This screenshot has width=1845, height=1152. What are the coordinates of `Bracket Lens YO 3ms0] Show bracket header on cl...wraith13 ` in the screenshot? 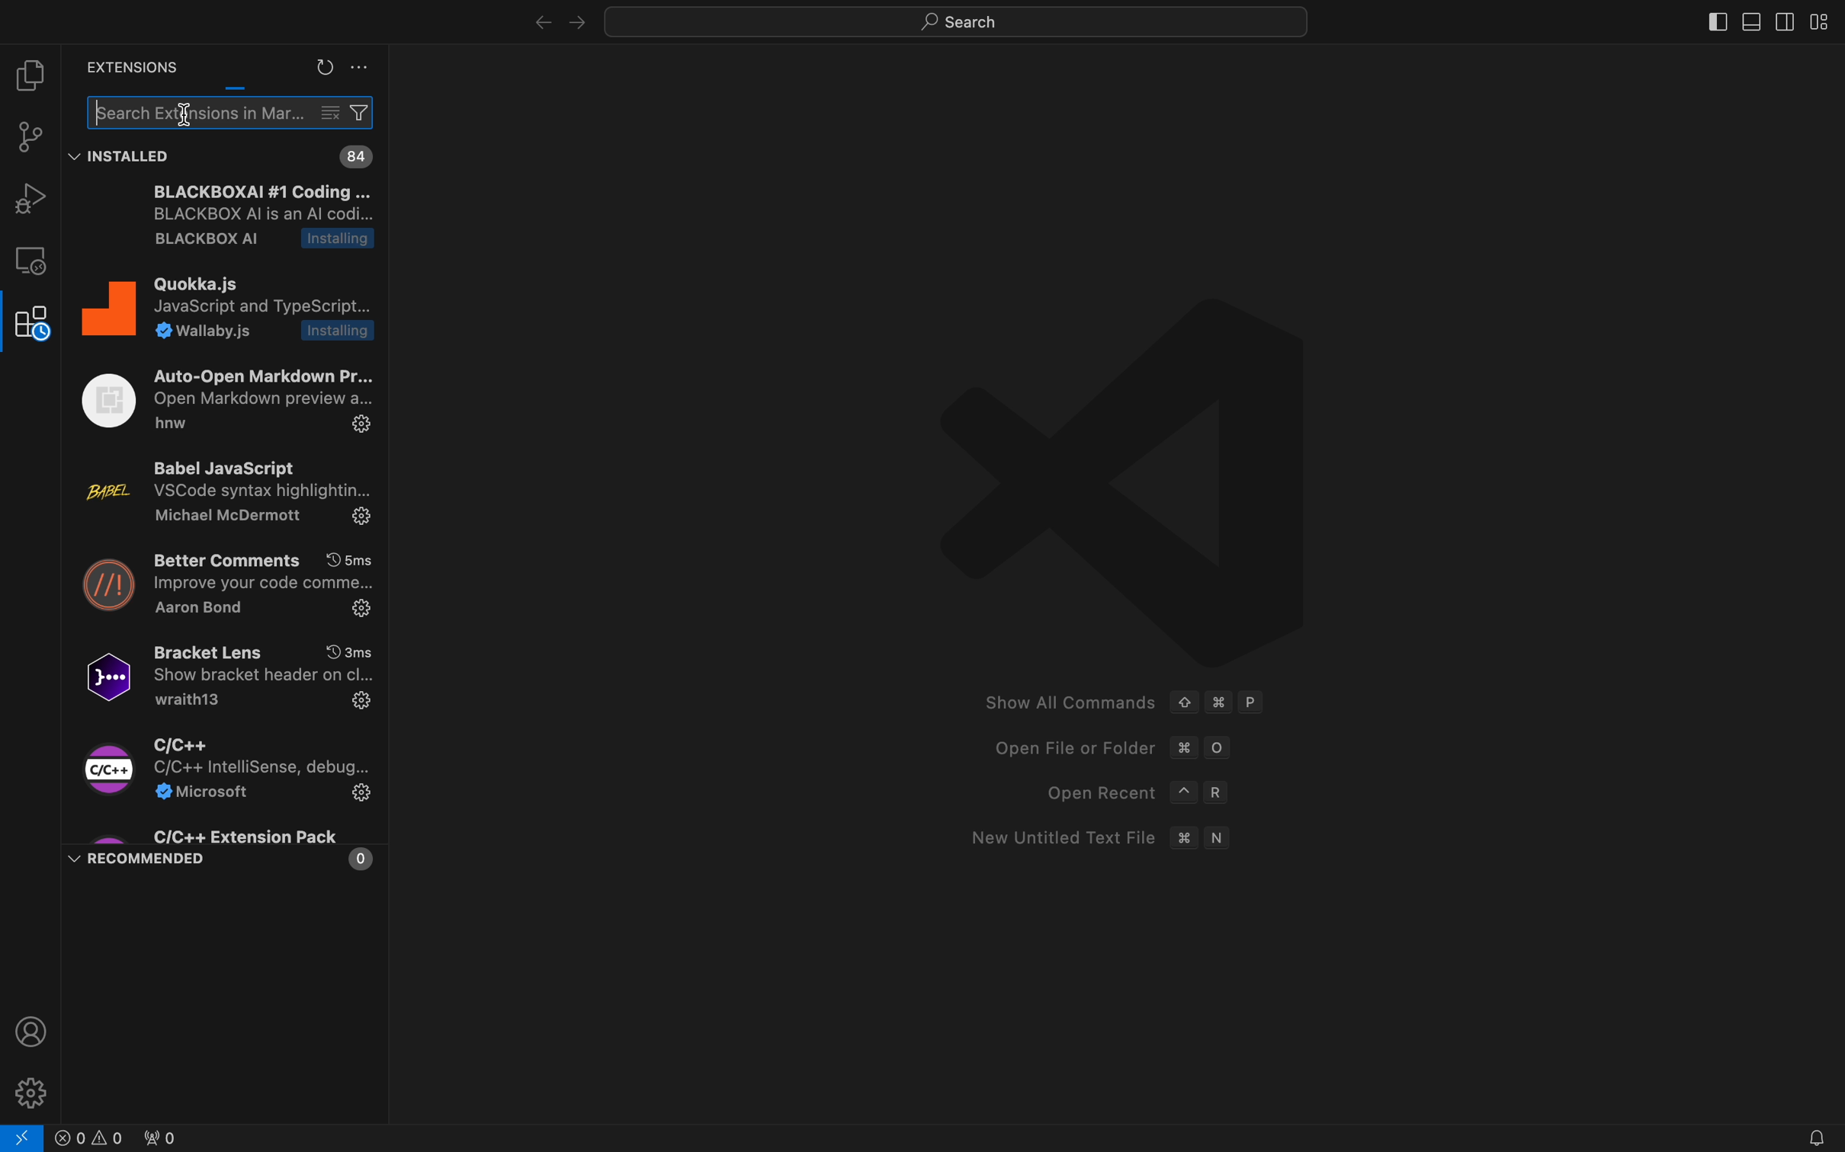 It's located at (219, 686).